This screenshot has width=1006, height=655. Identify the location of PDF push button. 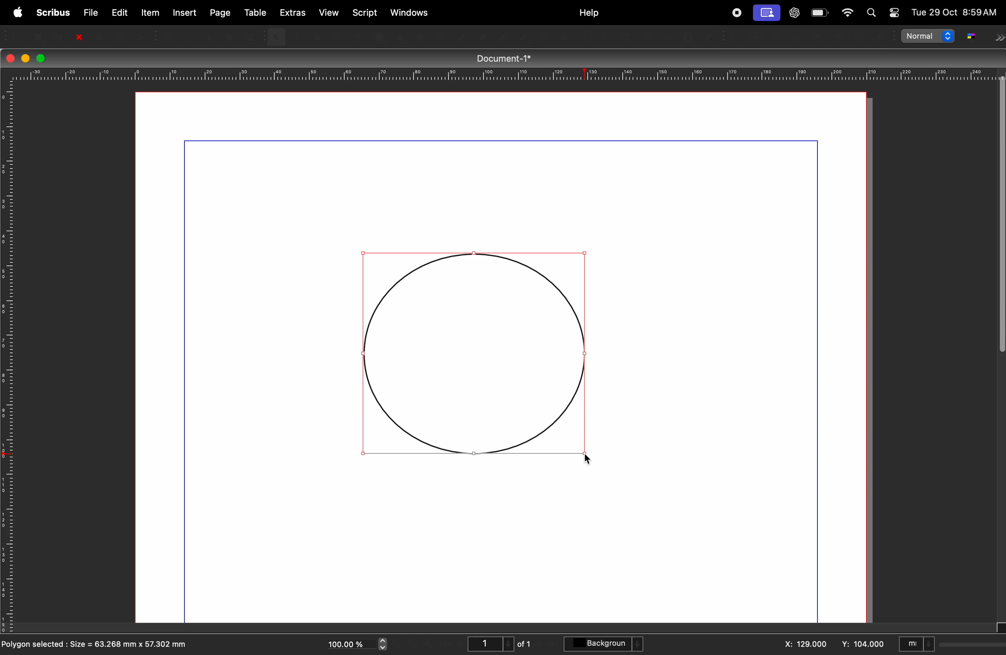
(738, 37).